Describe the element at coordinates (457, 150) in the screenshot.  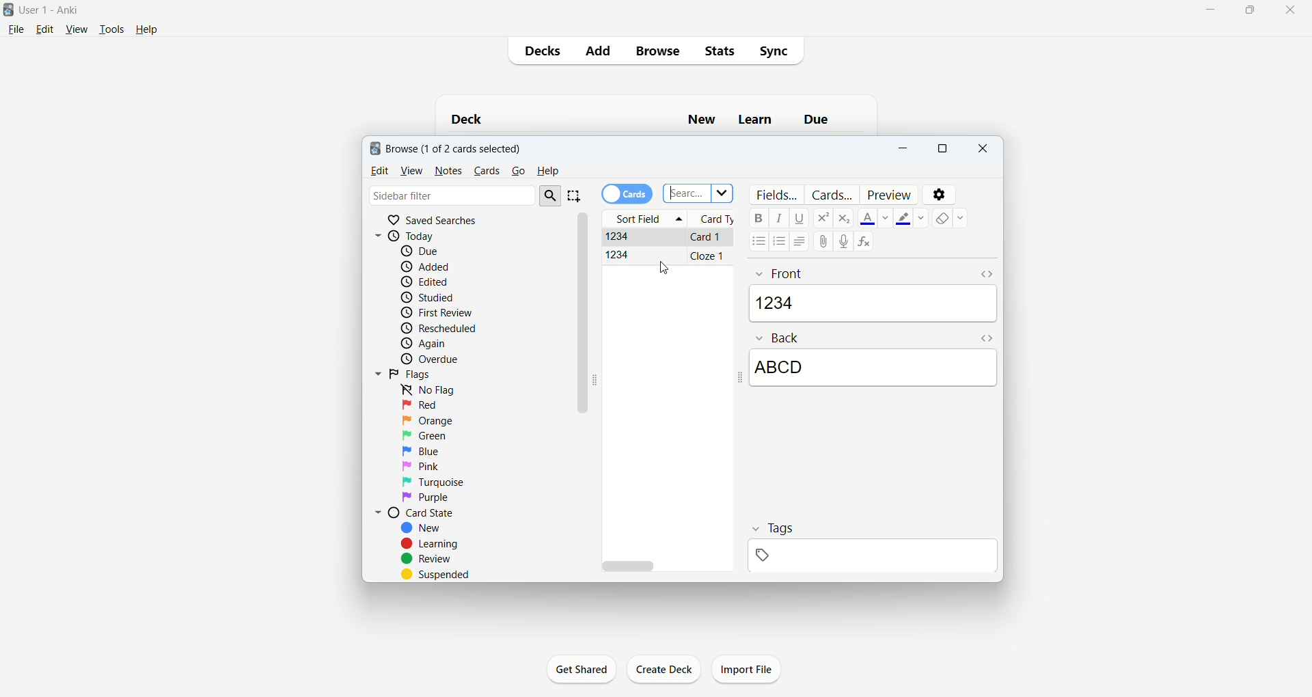
I see `browse` at that location.